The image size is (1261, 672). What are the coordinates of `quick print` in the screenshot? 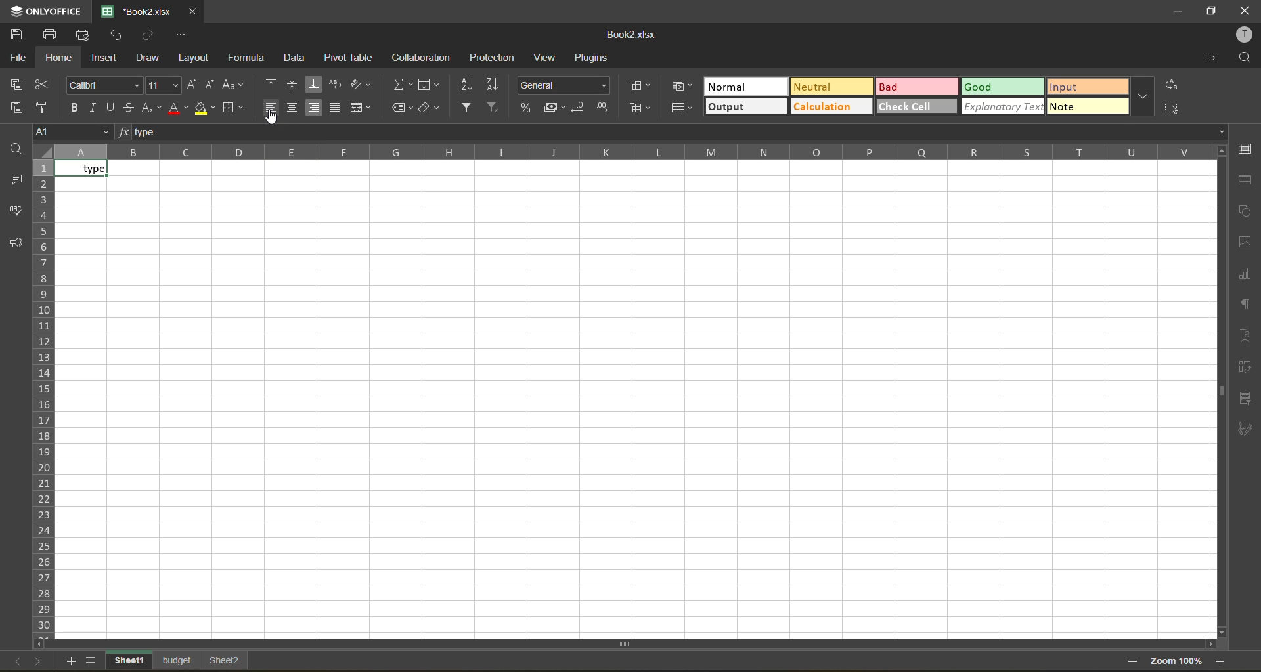 It's located at (83, 35).